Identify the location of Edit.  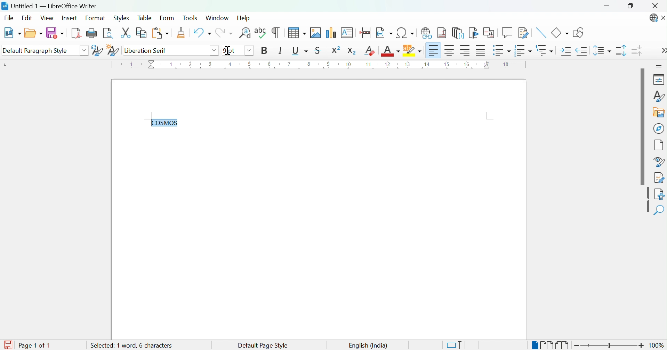
(27, 18).